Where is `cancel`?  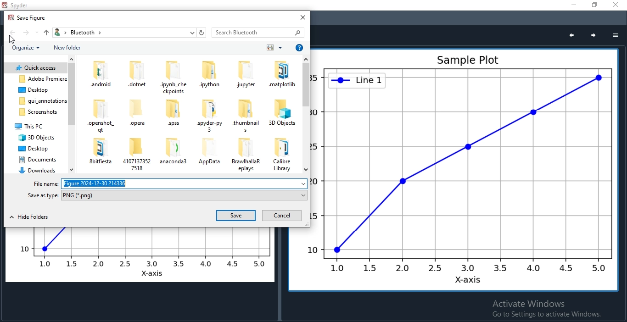 cancel is located at coordinates (283, 216).